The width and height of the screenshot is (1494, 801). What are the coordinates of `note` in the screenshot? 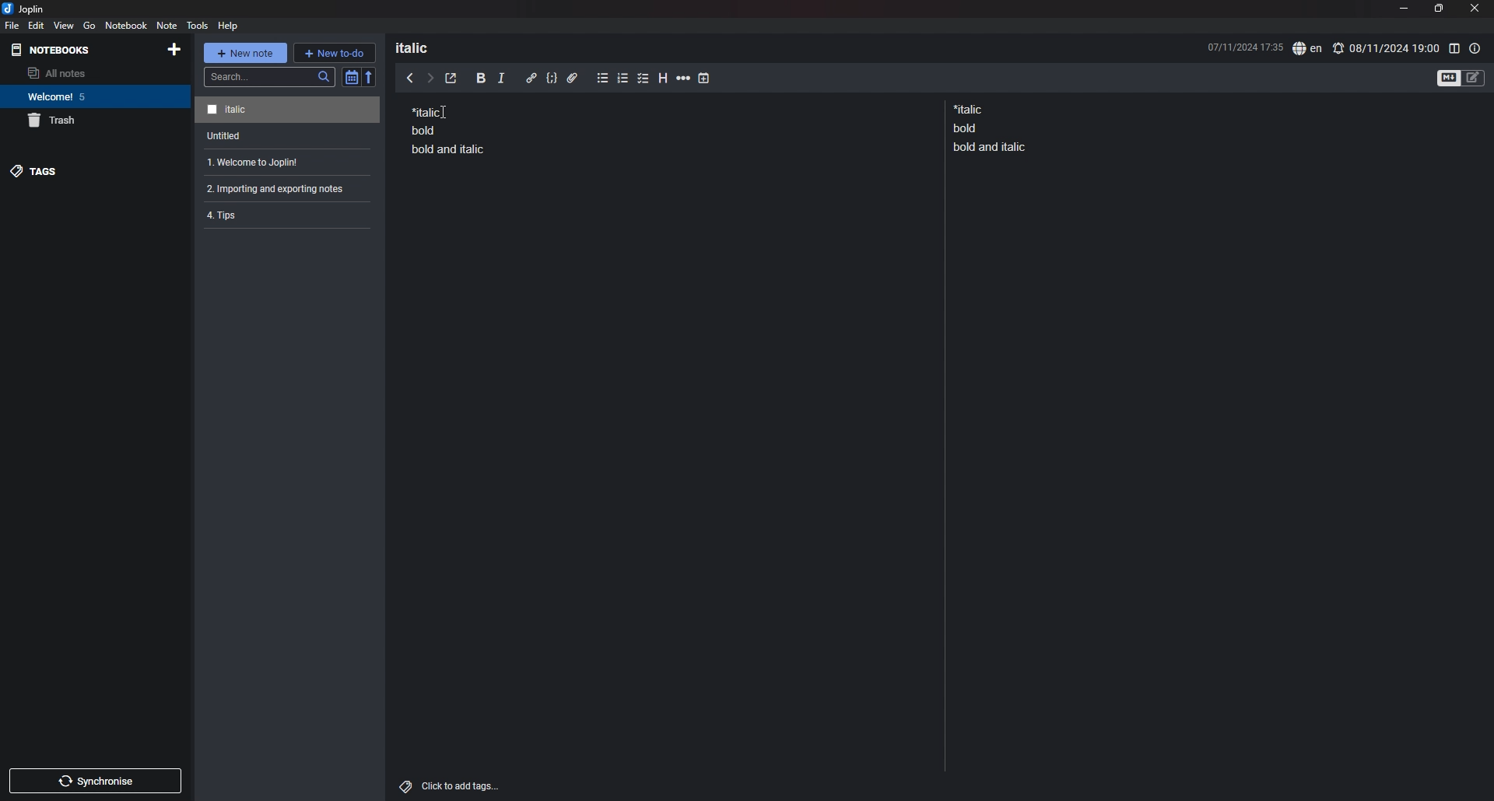 It's located at (448, 129).